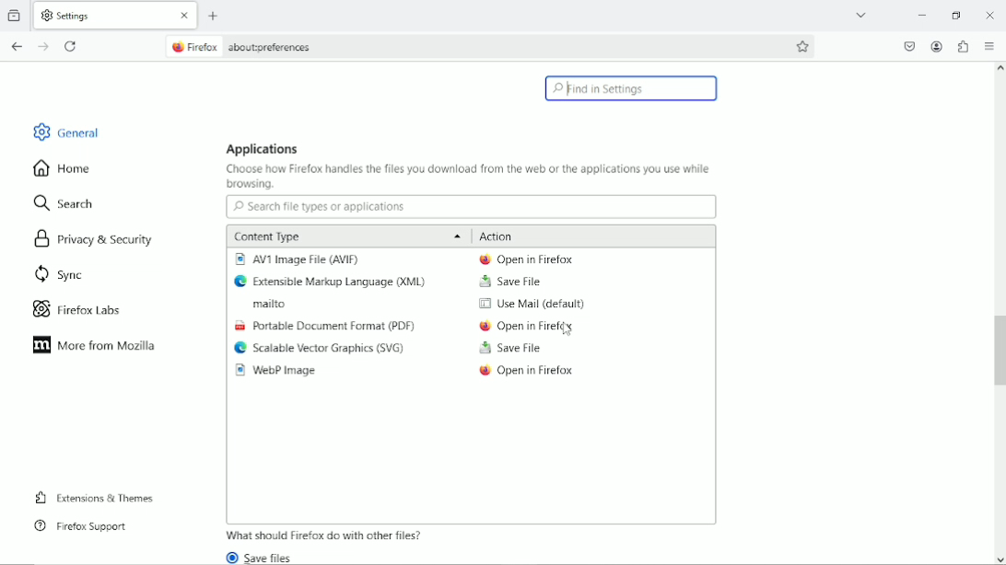  Describe the element at coordinates (633, 88) in the screenshot. I see `find in settings` at that location.